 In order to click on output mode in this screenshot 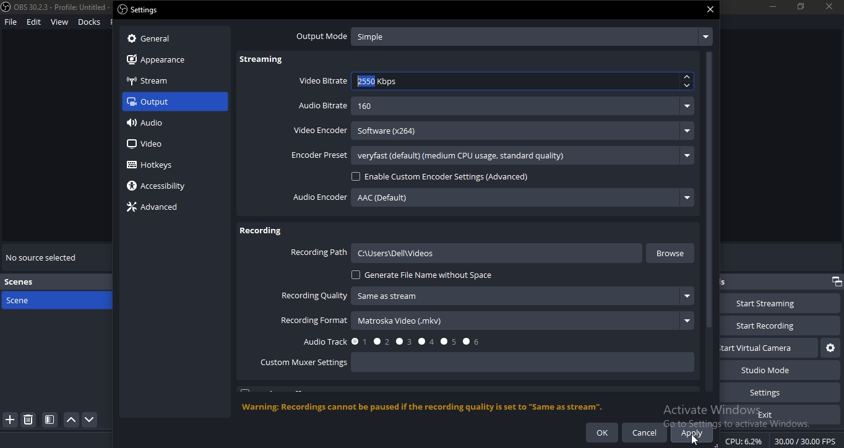, I will do `click(502, 36)`.